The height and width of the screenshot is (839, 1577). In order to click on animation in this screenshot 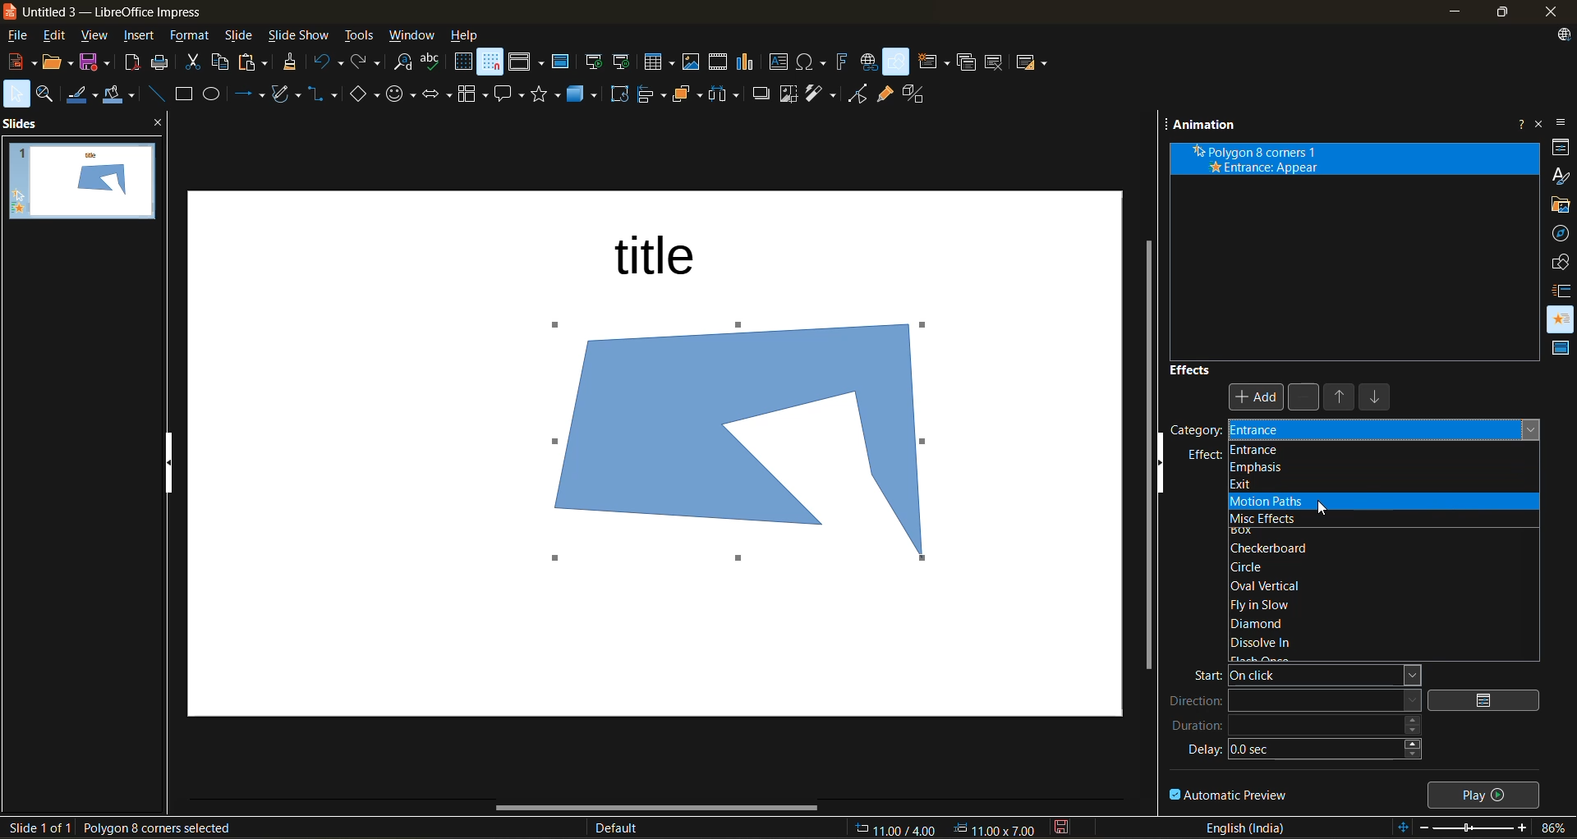, I will do `click(1556, 317)`.